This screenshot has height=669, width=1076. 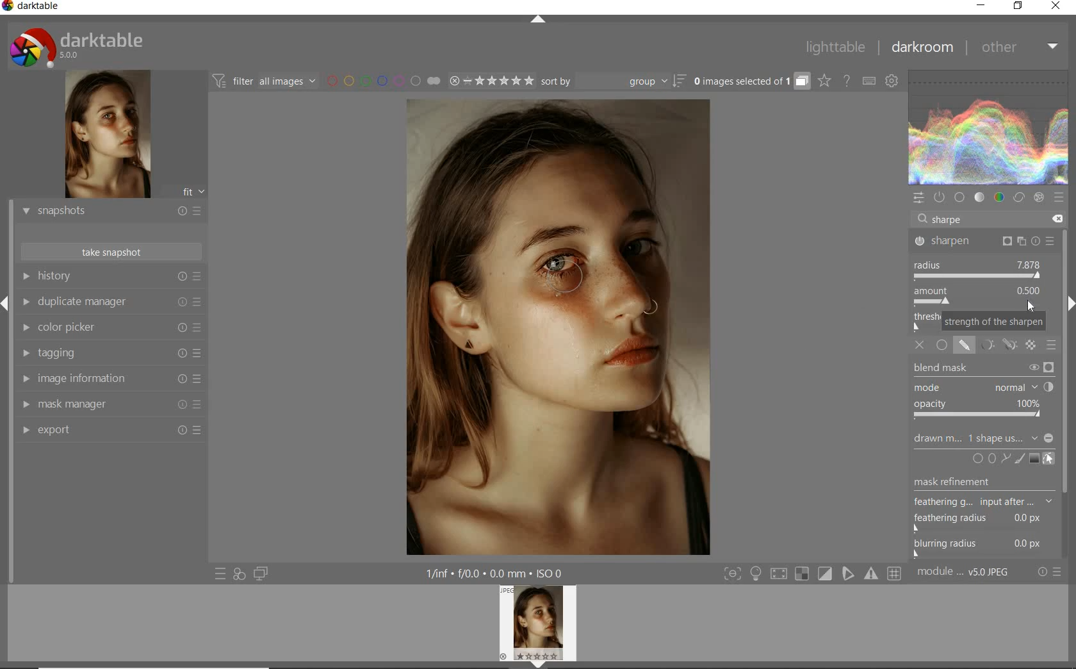 I want to click on DELETE, so click(x=1055, y=219).